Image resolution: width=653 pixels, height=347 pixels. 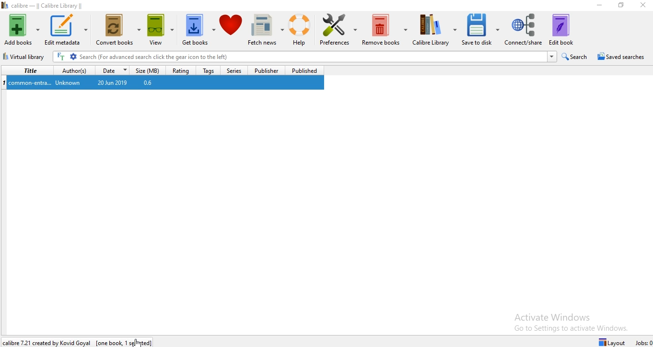 What do you see at coordinates (567, 30) in the screenshot?
I see `Edit book` at bounding box center [567, 30].